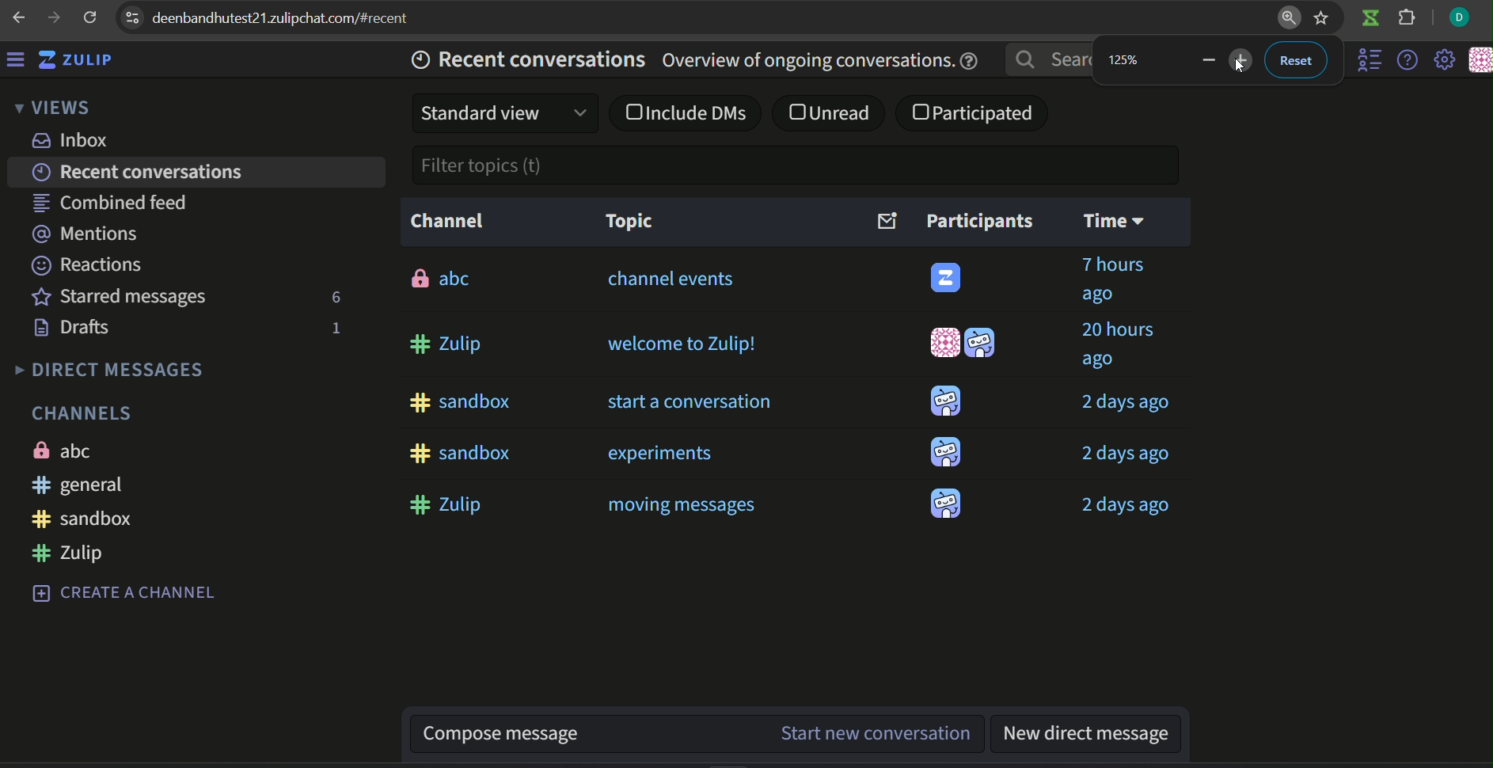 Image resolution: width=1493 pixels, height=768 pixels. What do you see at coordinates (1115, 346) in the screenshot?
I see `20 hours ago` at bounding box center [1115, 346].